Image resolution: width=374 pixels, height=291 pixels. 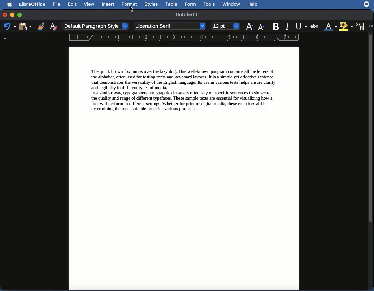 I want to click on Window, so click(x=231, y=4).